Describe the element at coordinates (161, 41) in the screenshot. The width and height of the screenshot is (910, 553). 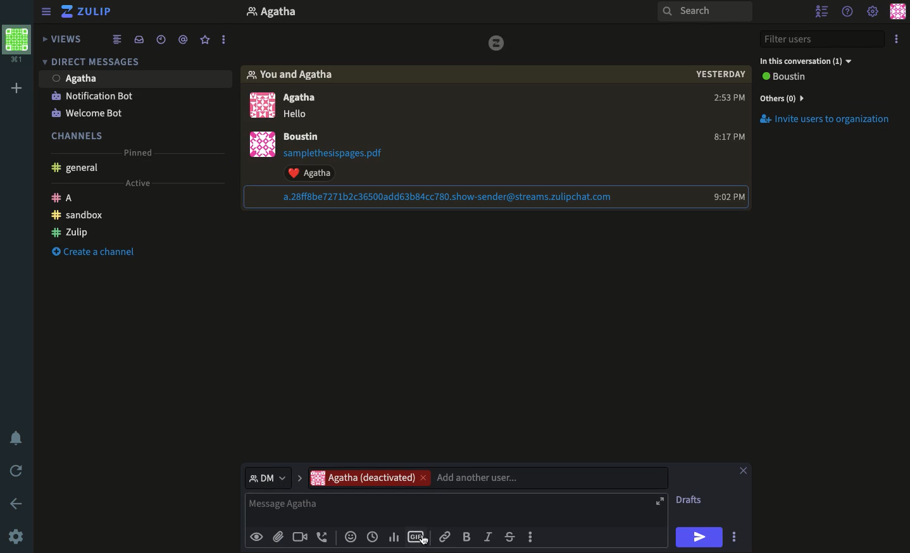
I see `Global time` at that location.